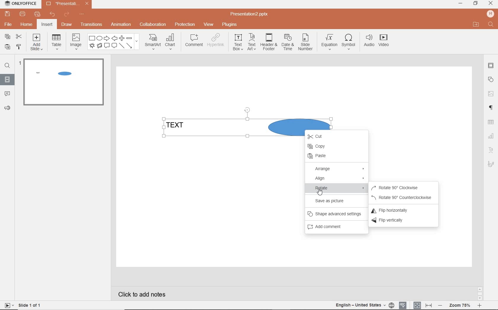 The width and height of the screenshot is (498, 310). Describe the element at coordinates (7, 108) in the screenshot. I see `FEEDBACK & SUPPORT` at that location.